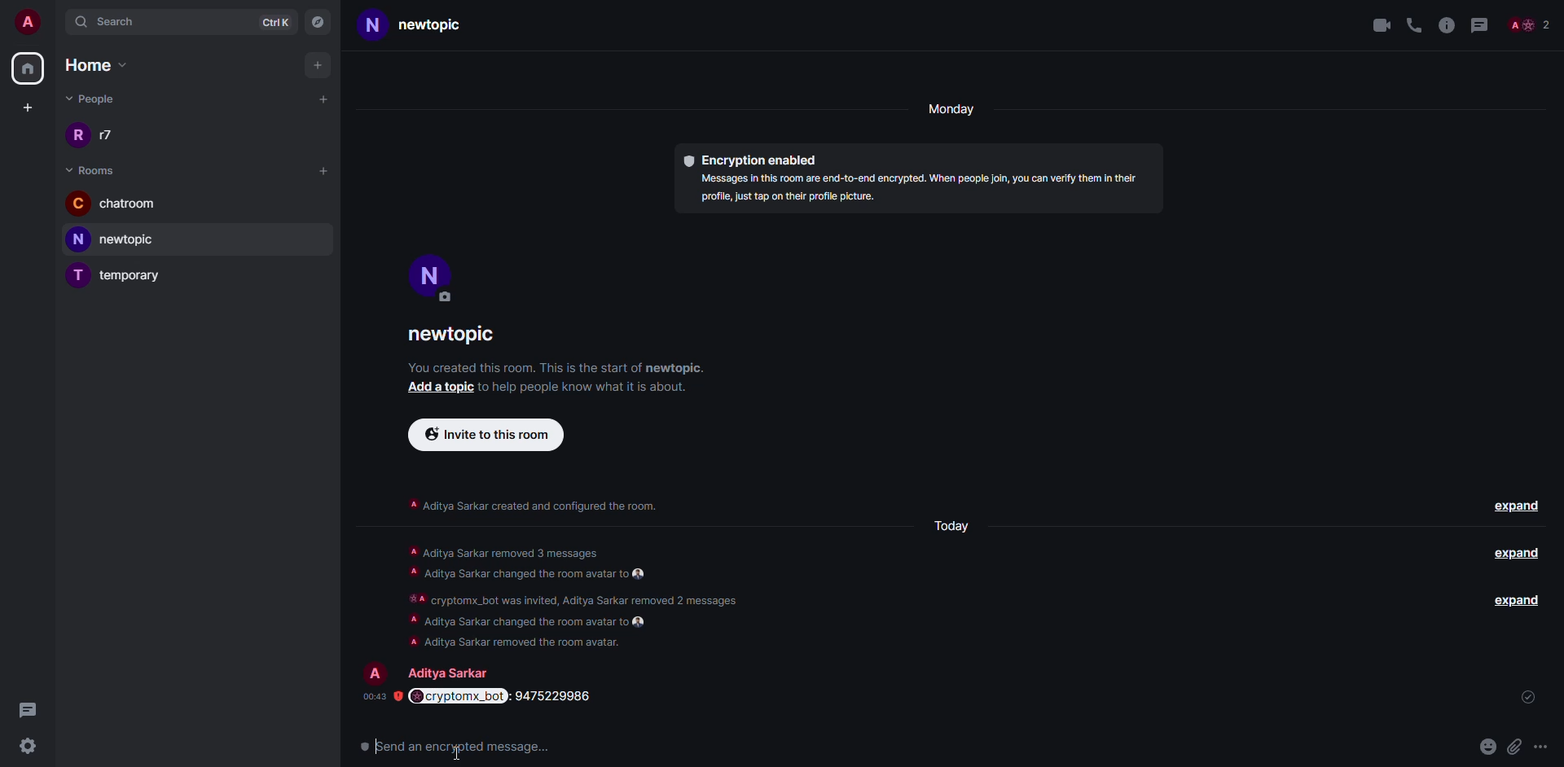 Image resolution: width=1564 pixels, height=767 pixels. What do you see at coordinates (433, 26) in the screenshot?
I see `newtopic` at bounding box center [433, 26].